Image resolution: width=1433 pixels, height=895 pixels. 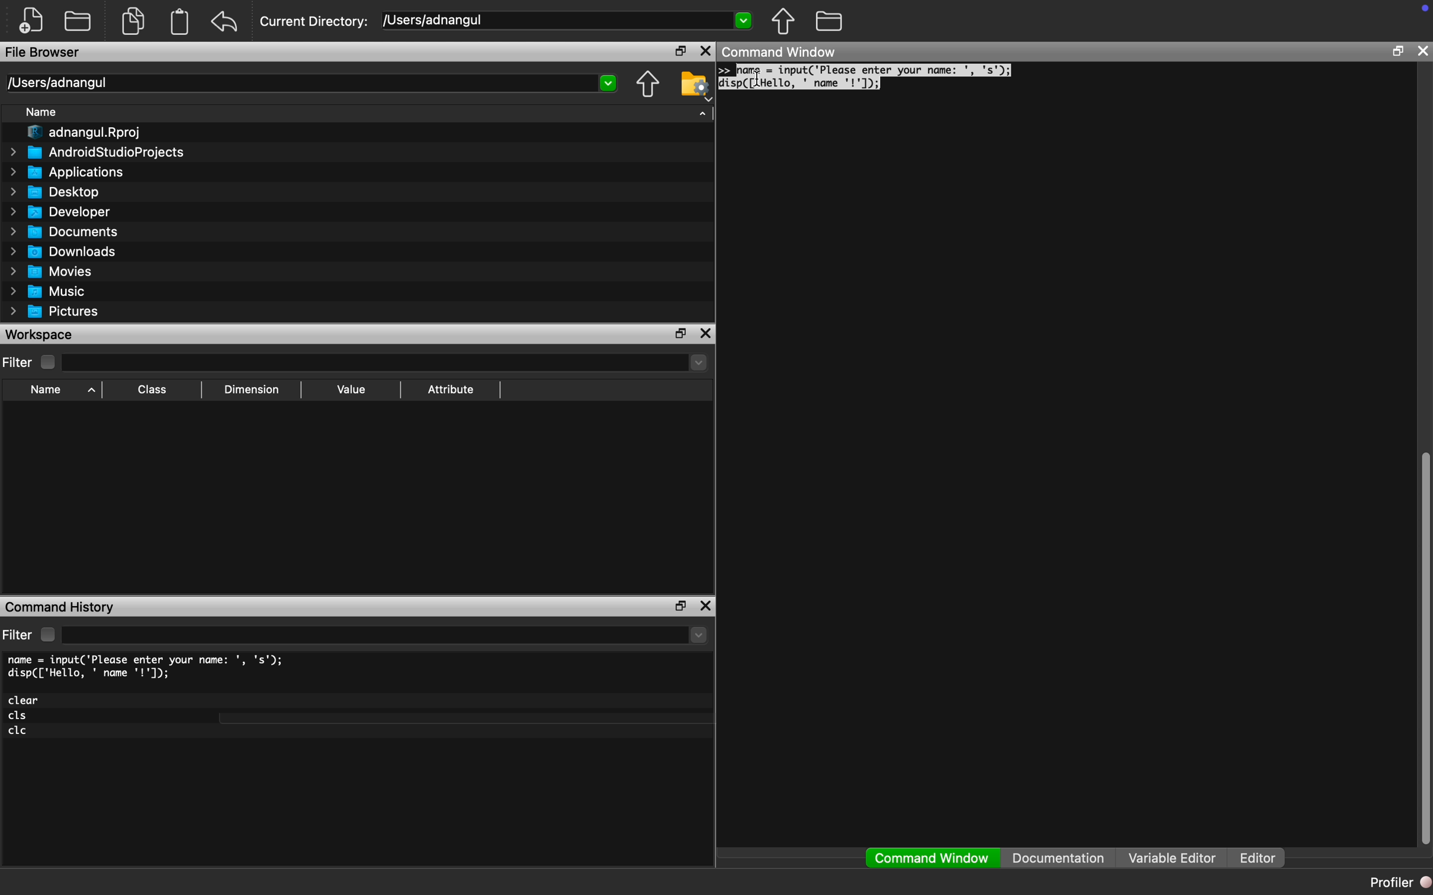 I want to click on Attribute, so click(x=451, y=388).